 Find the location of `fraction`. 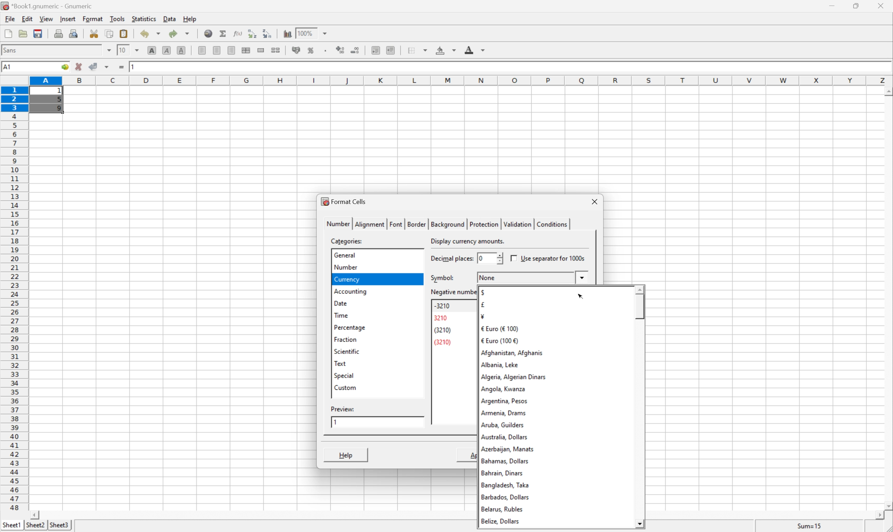

fraction is located at coordinates (345, 339).